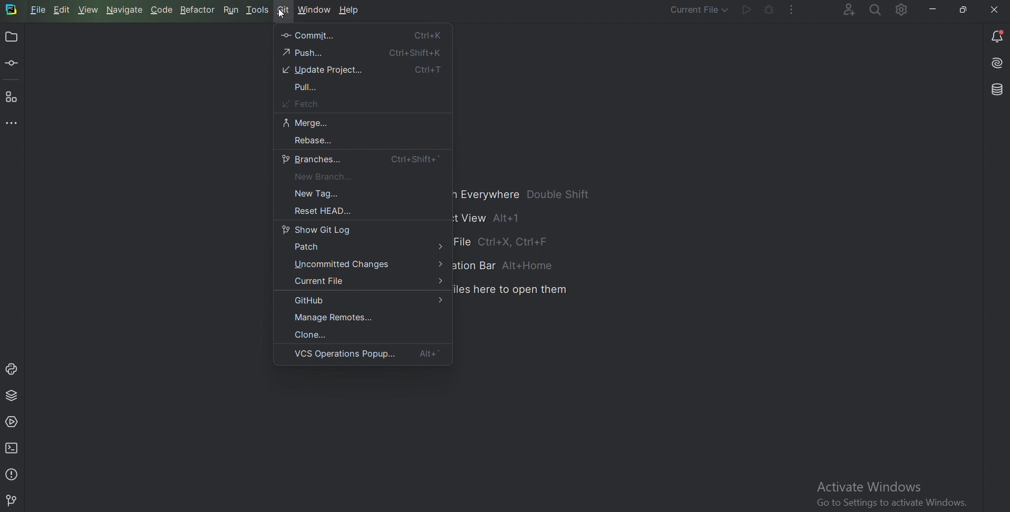  I want to click on Code, so click(162, 10).